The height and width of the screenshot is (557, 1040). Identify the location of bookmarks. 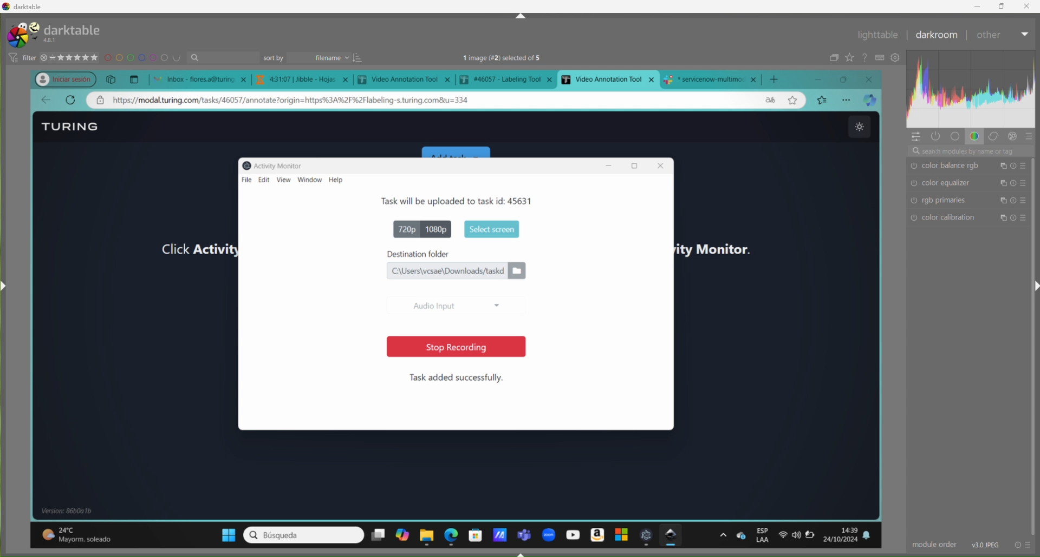
(822, 100).